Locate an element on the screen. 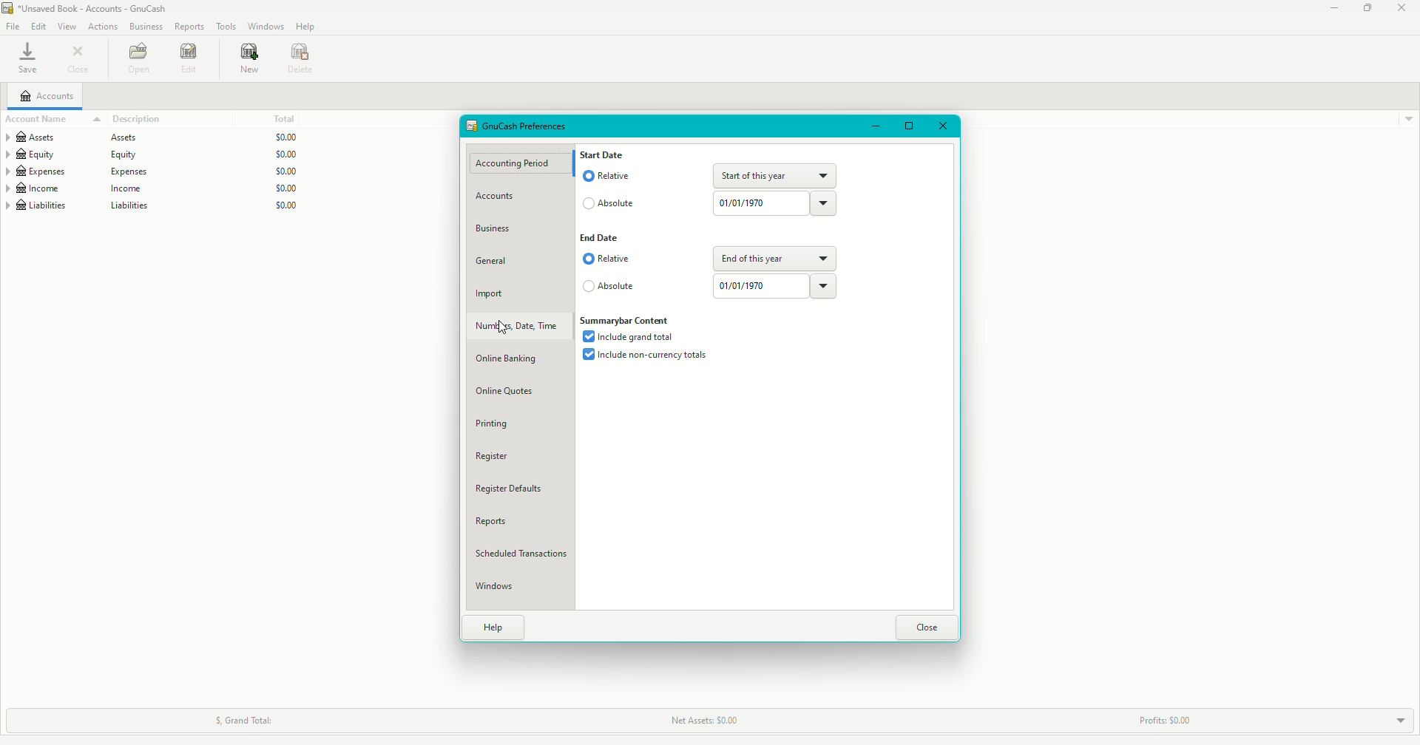  Accounts is located at coordinates (499, 198).